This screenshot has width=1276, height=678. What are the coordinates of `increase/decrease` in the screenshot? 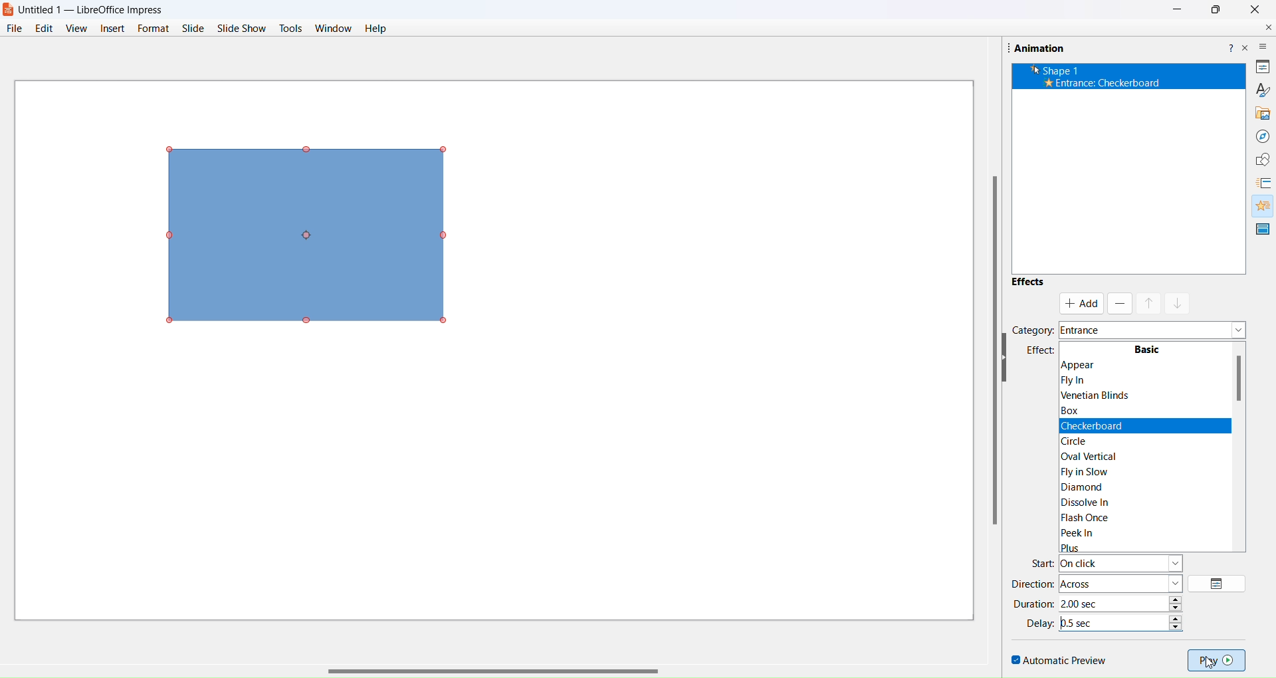 It's located at (1178, 620).